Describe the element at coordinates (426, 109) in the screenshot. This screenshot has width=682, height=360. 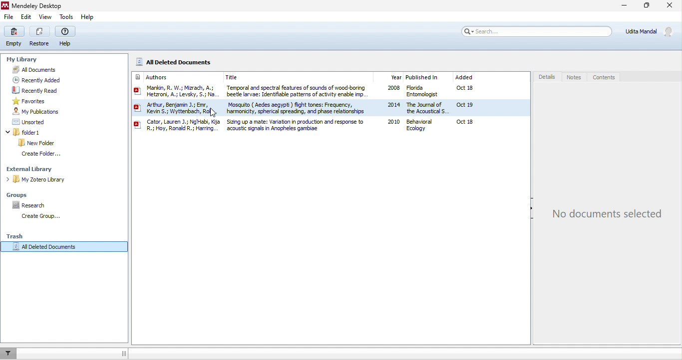
I see `3 Florida
Entomologist

4 The Journal of
the Acoustical

) Behavioral
Ecology` at that location.